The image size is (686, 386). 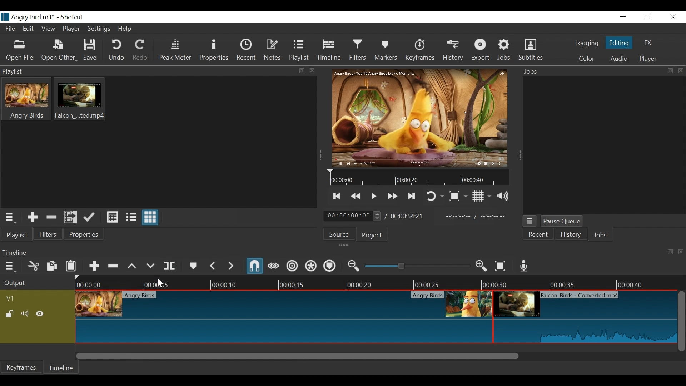 What do you see at coordinates (371, 236) in the screenshot?
I see `Project` at bounding box center [371, 236].